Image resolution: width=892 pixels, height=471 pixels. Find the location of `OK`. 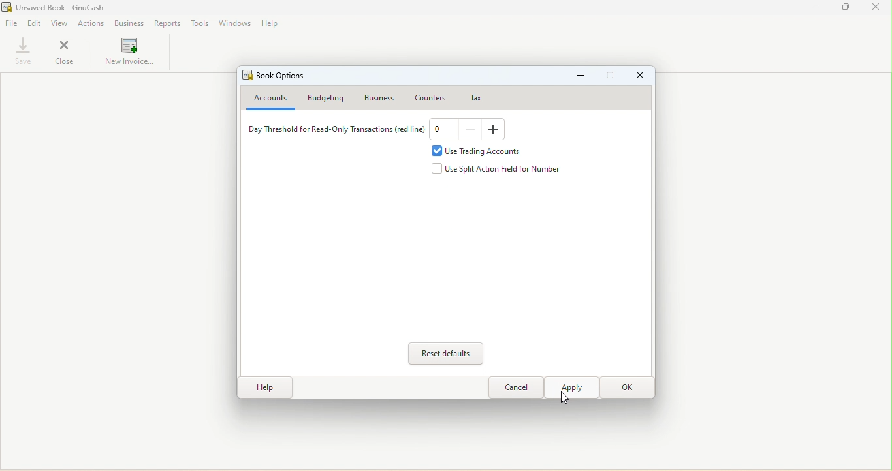

OK is located at coordinates (626, 387).